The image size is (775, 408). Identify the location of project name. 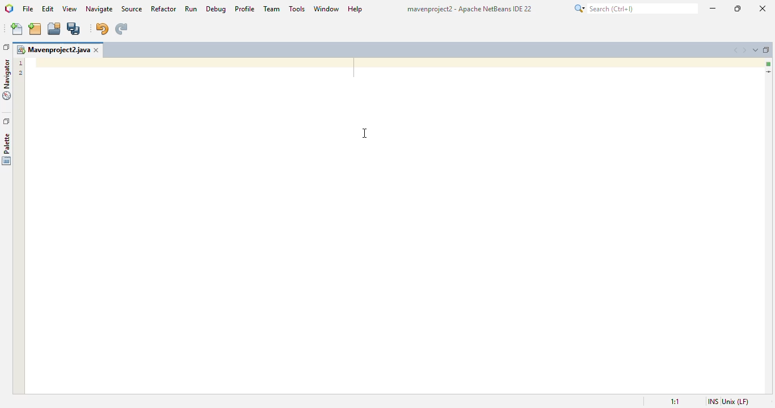
(53, 49).